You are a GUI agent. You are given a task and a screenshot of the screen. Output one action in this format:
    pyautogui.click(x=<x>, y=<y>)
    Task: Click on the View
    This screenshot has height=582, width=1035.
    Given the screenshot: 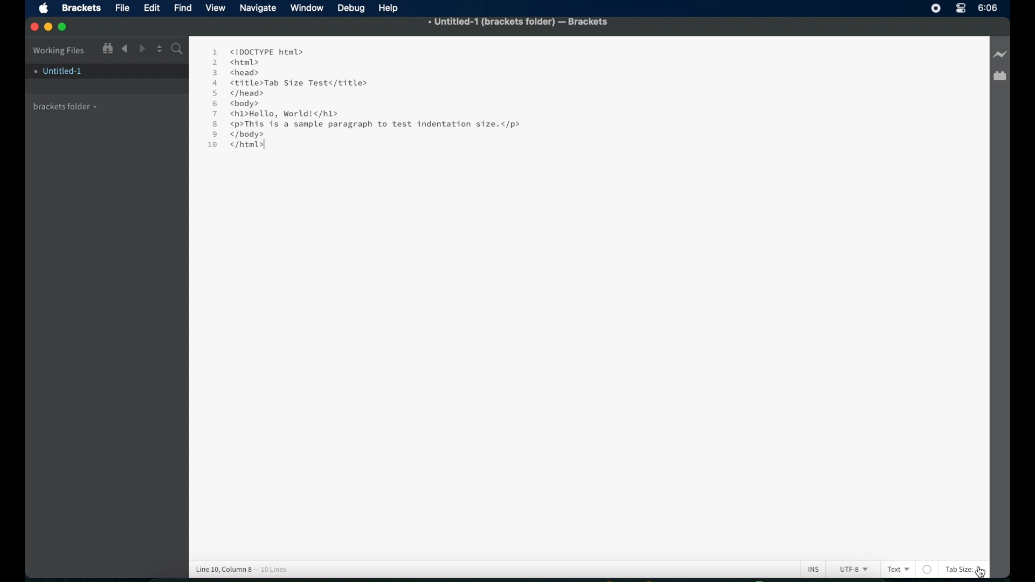 What is the action you would take?
    pyautogui.click(x=217, y=8)
    